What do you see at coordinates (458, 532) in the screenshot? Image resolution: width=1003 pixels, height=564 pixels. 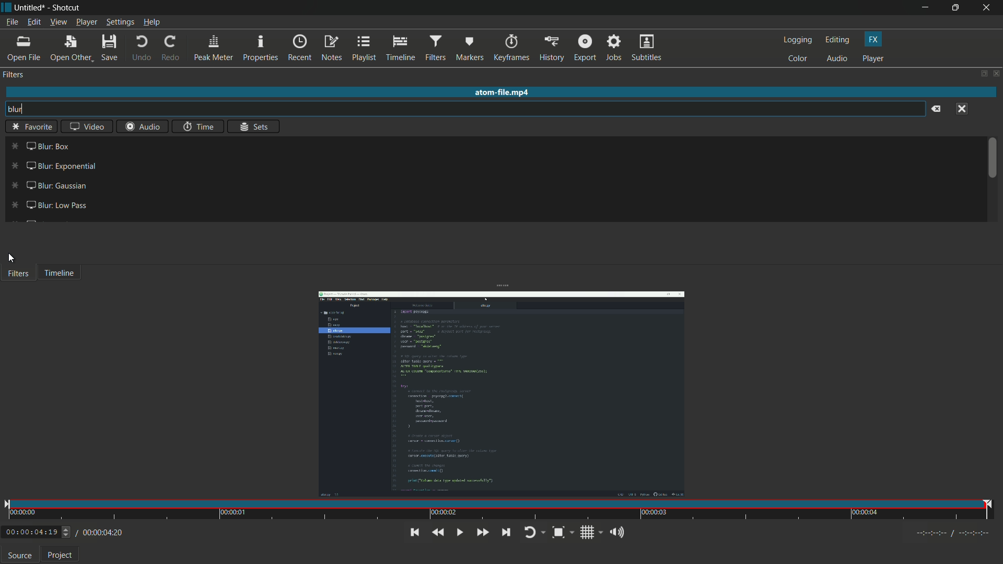 I see `toggle play` at bounding box center [458, 532].